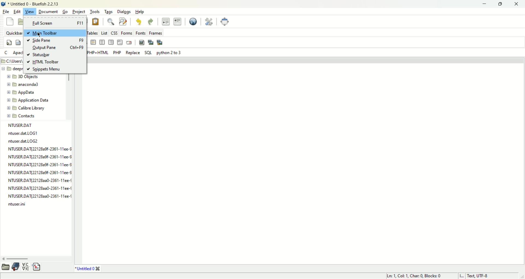 The image size is (525, 279). Describe the element at coordinates (148, 52) in the screenshot. I see `SQL` at that location.